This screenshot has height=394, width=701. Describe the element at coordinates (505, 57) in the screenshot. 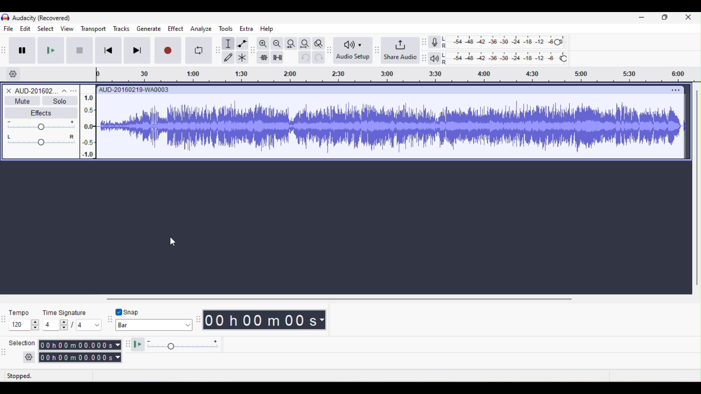

I see `playback level` at that location.